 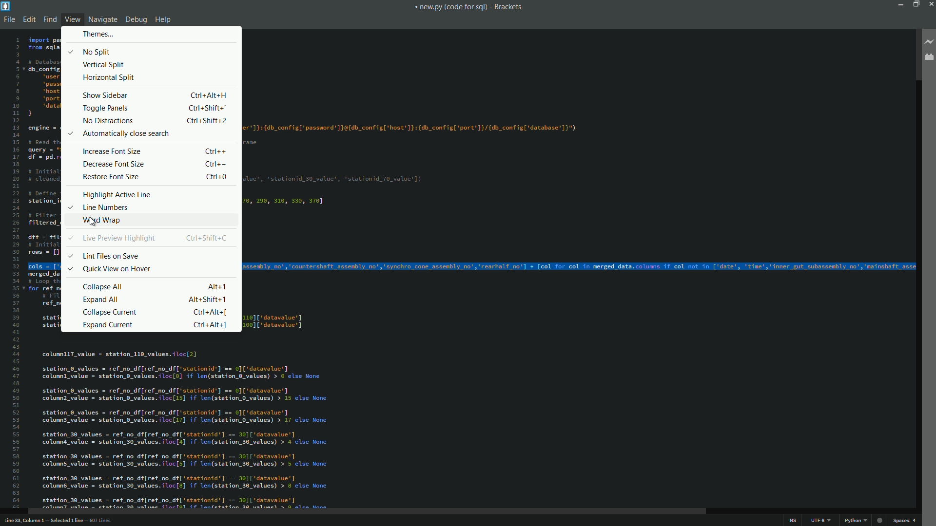 What do you see at coordinates (107, 121) in the screenshot?
I see `no distractions` at bounding box center [107, 121].